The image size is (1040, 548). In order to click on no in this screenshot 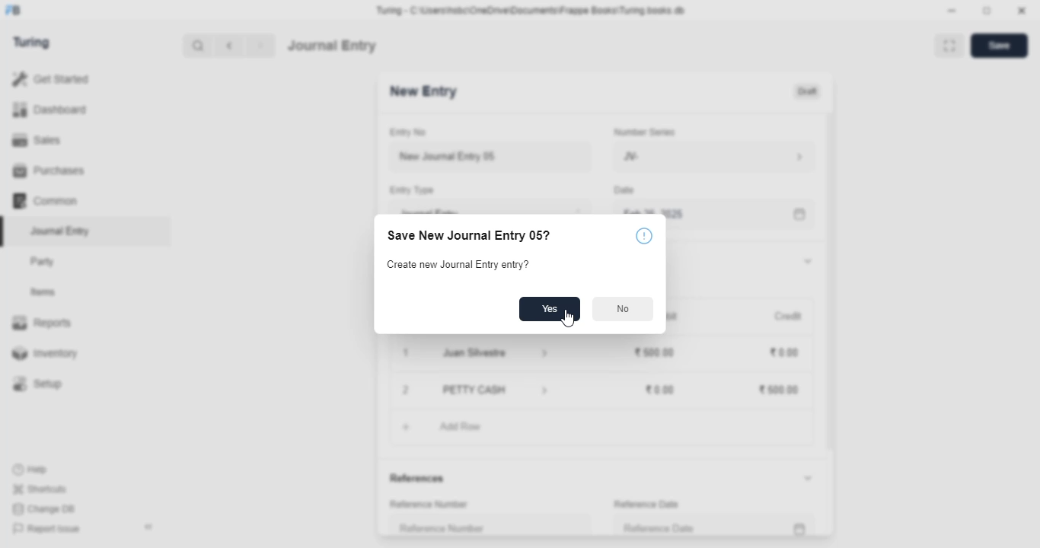, I will do `click(622, 309)`.